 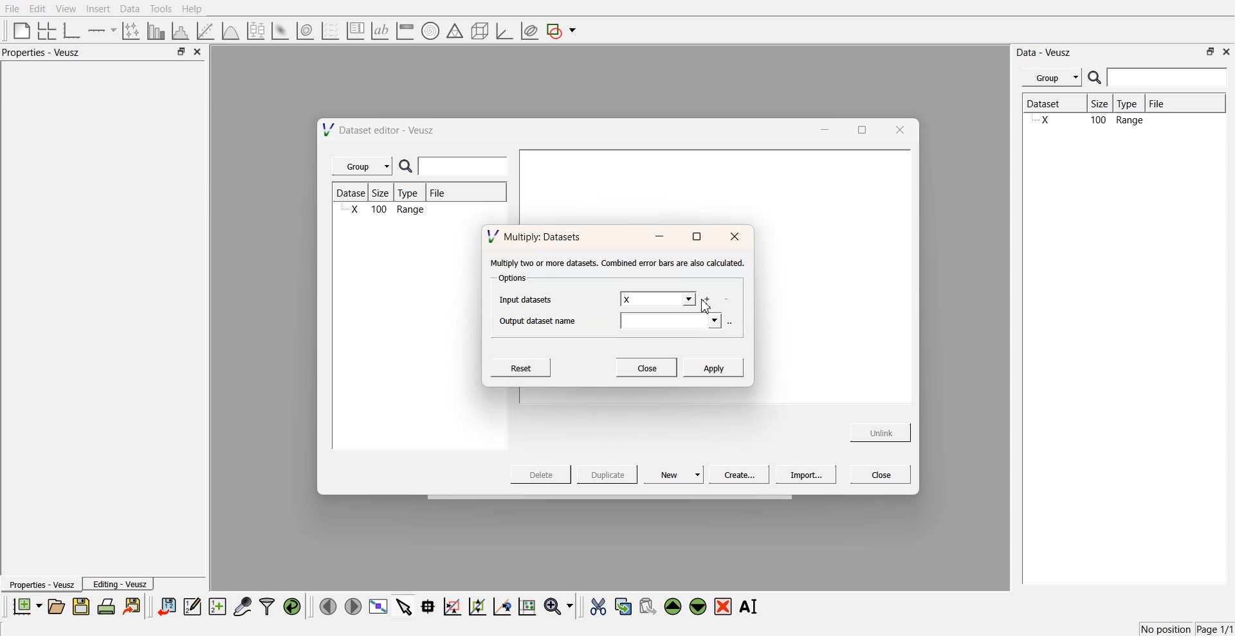 What do you see at coordinates (404, 606) in the screenshot?
I see `select items` at bounding box center [404, 606].